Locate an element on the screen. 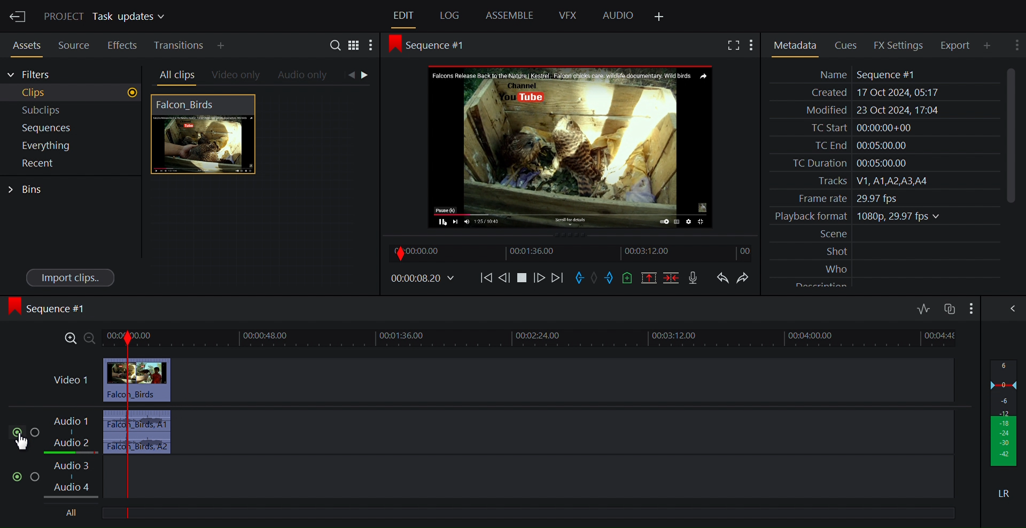  Vertical Scroll bar is located at coordinates (1011, 135).